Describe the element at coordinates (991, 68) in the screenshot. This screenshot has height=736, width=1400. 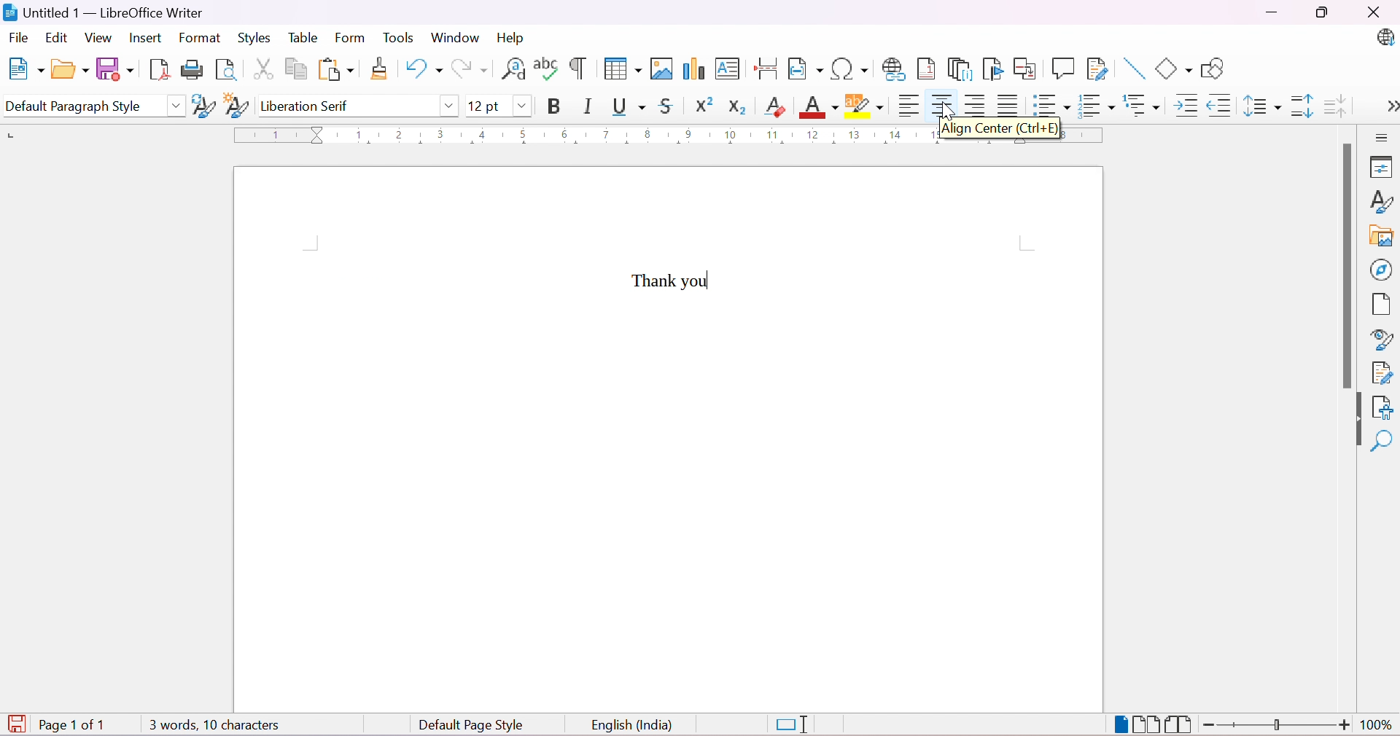
I see `Insert Bookmark` at that location.